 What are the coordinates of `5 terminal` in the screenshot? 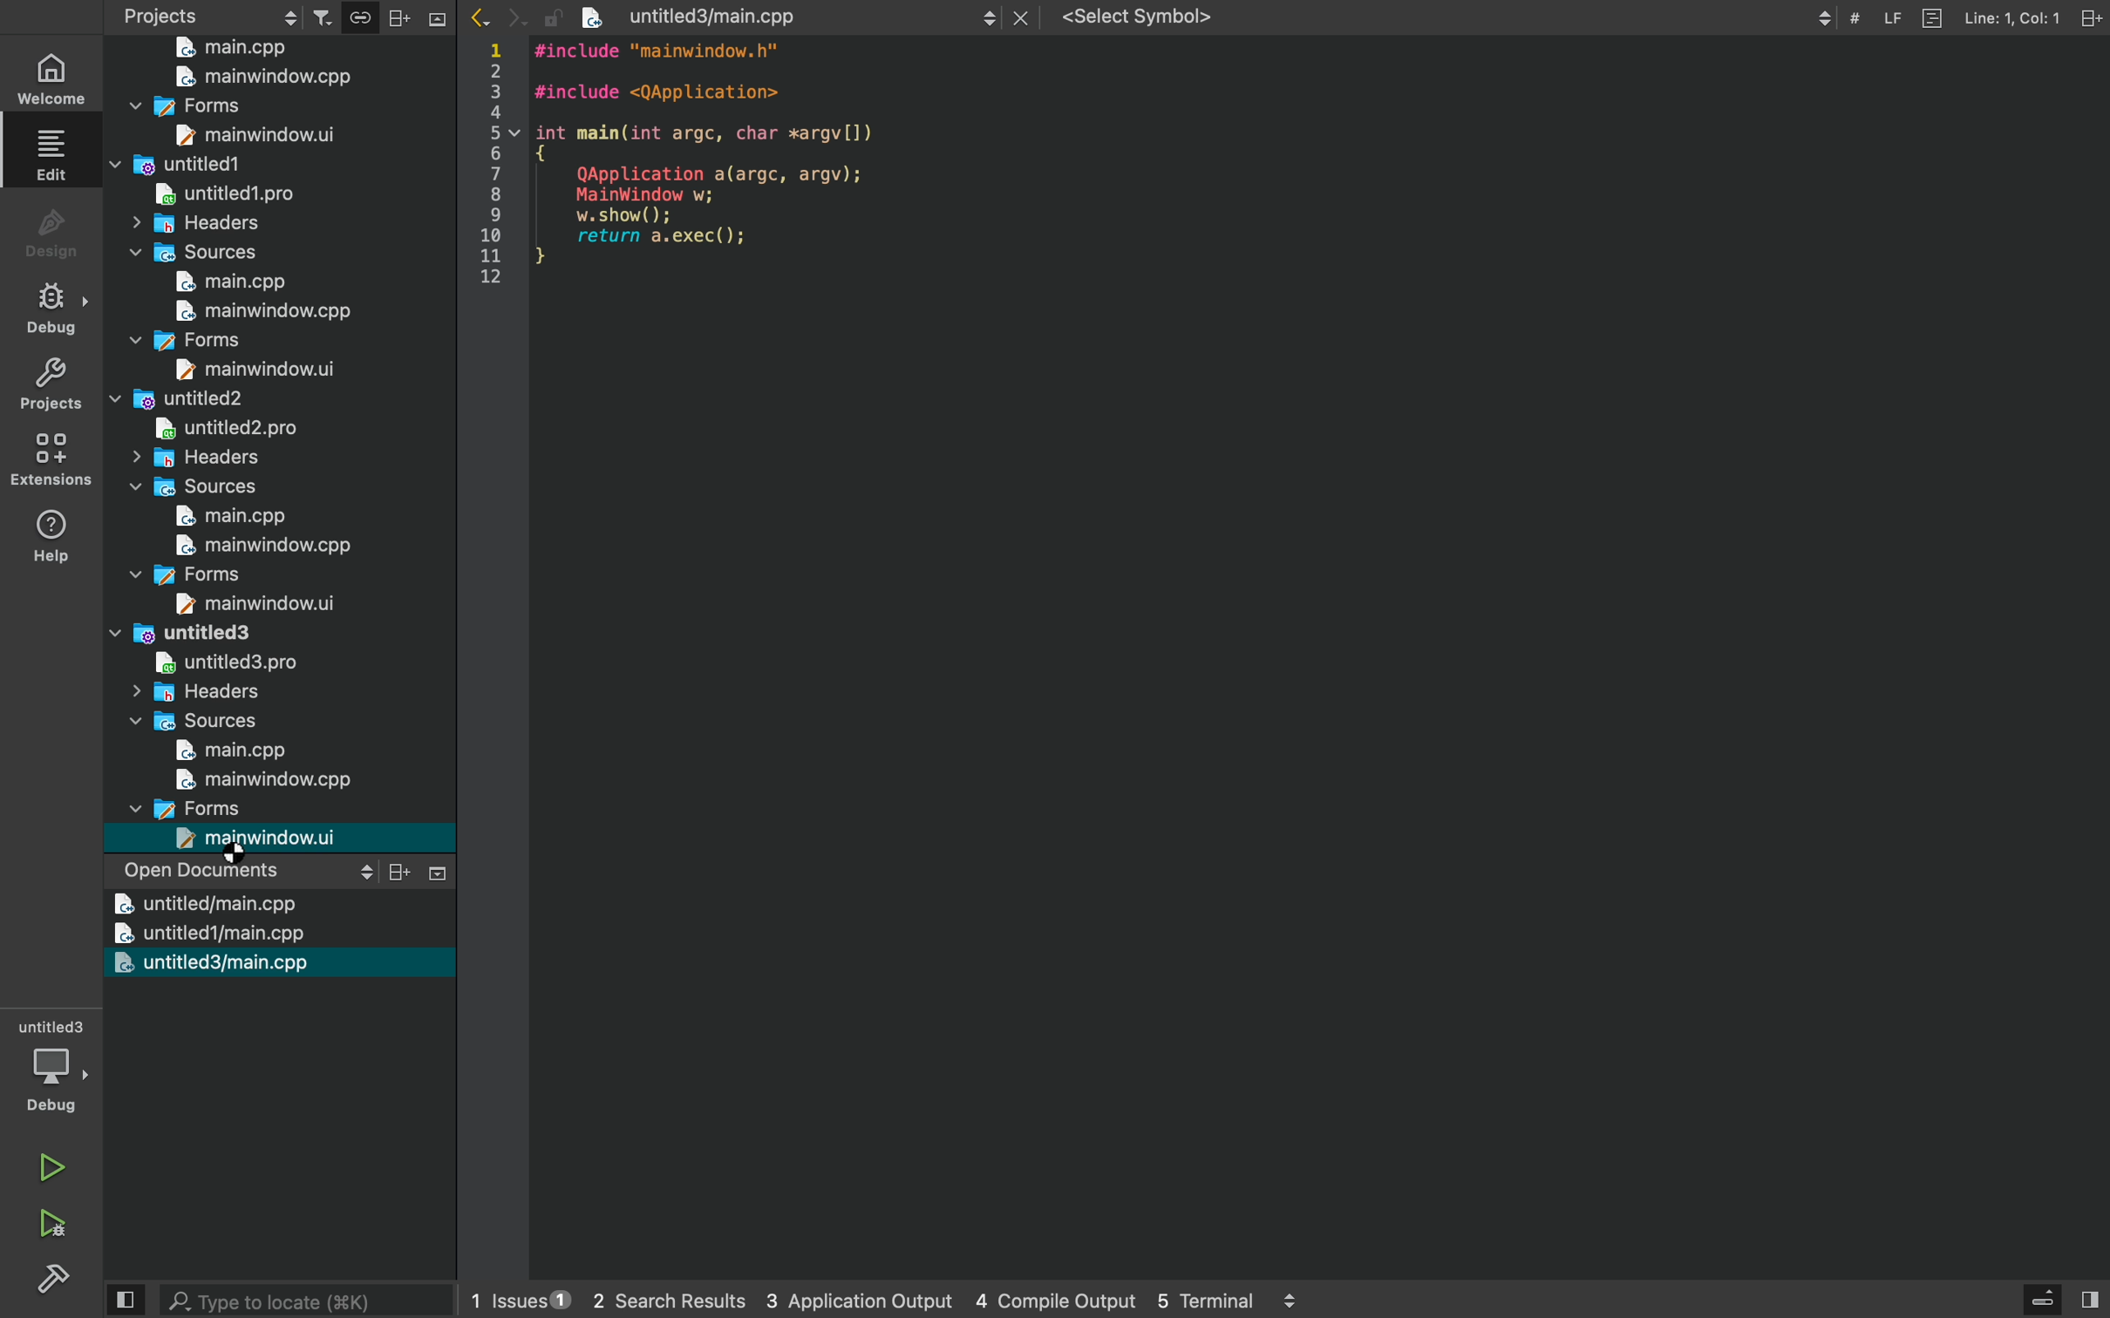 It's located at (1219, 1301).